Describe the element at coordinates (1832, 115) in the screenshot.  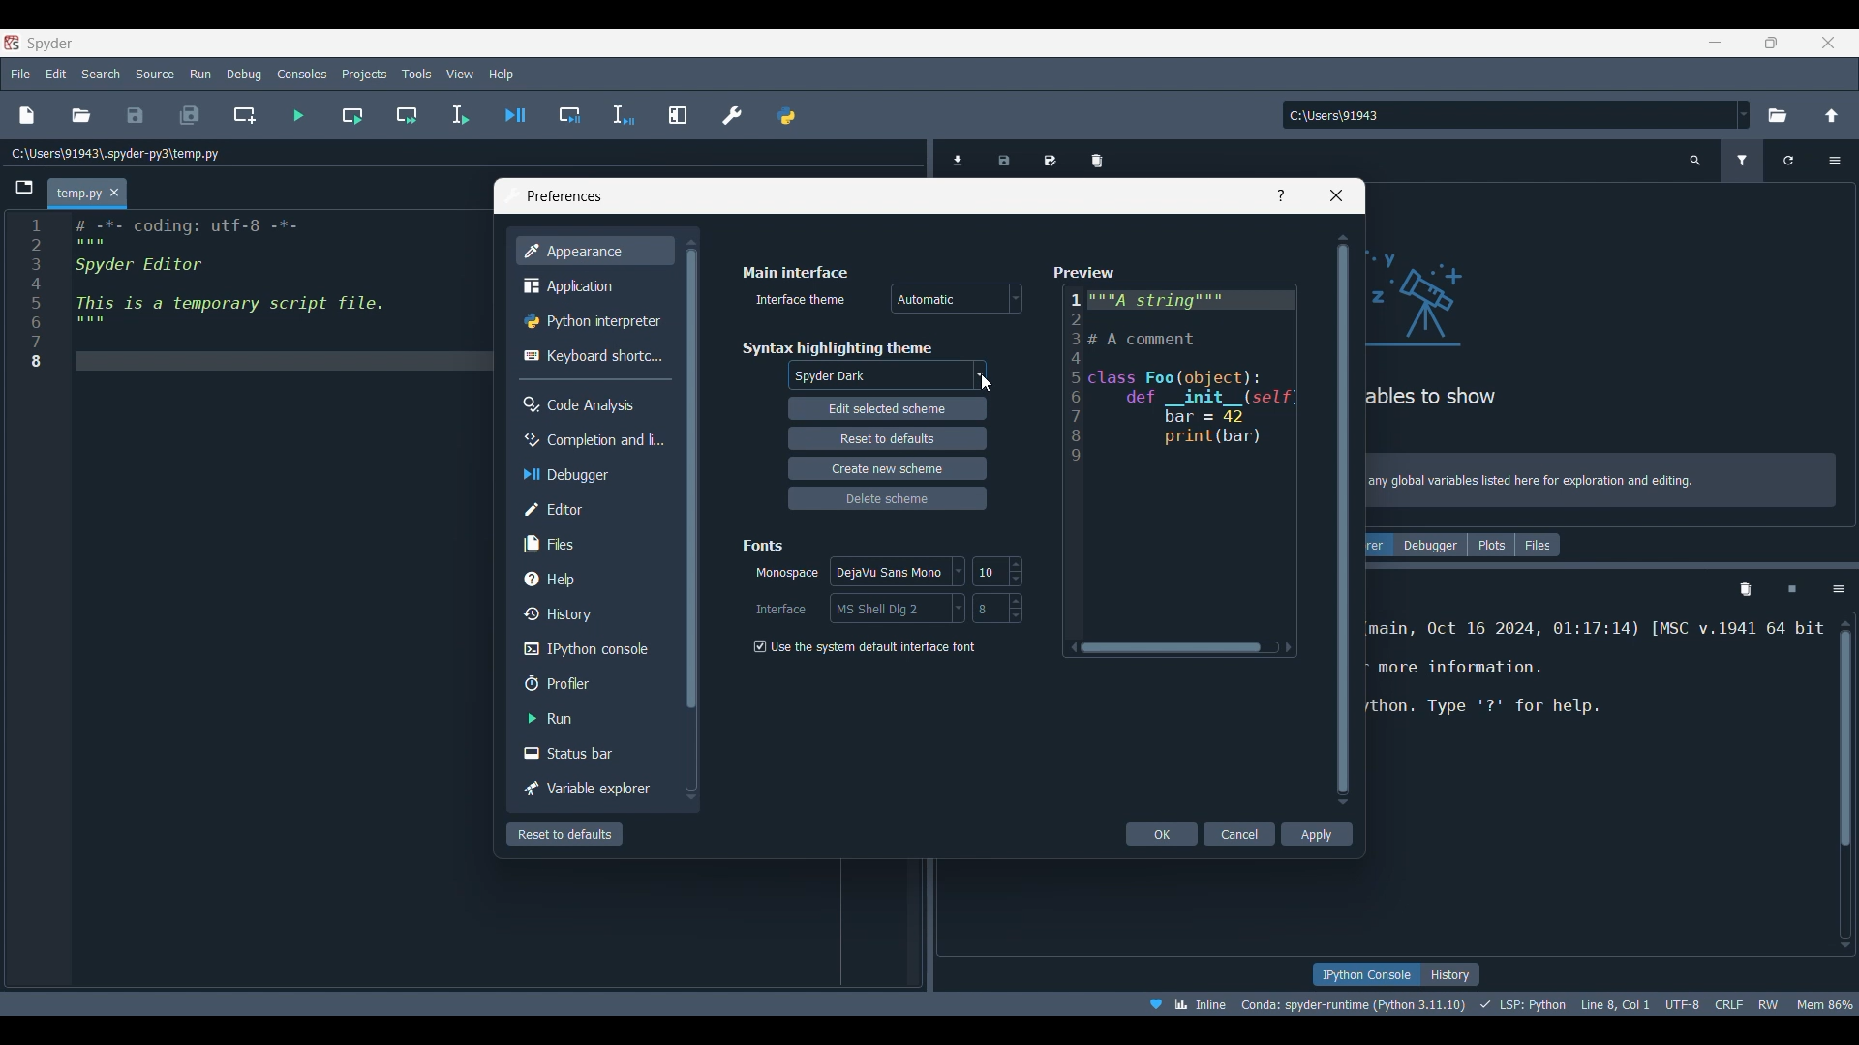
I see `Change to parent directory` at that location.